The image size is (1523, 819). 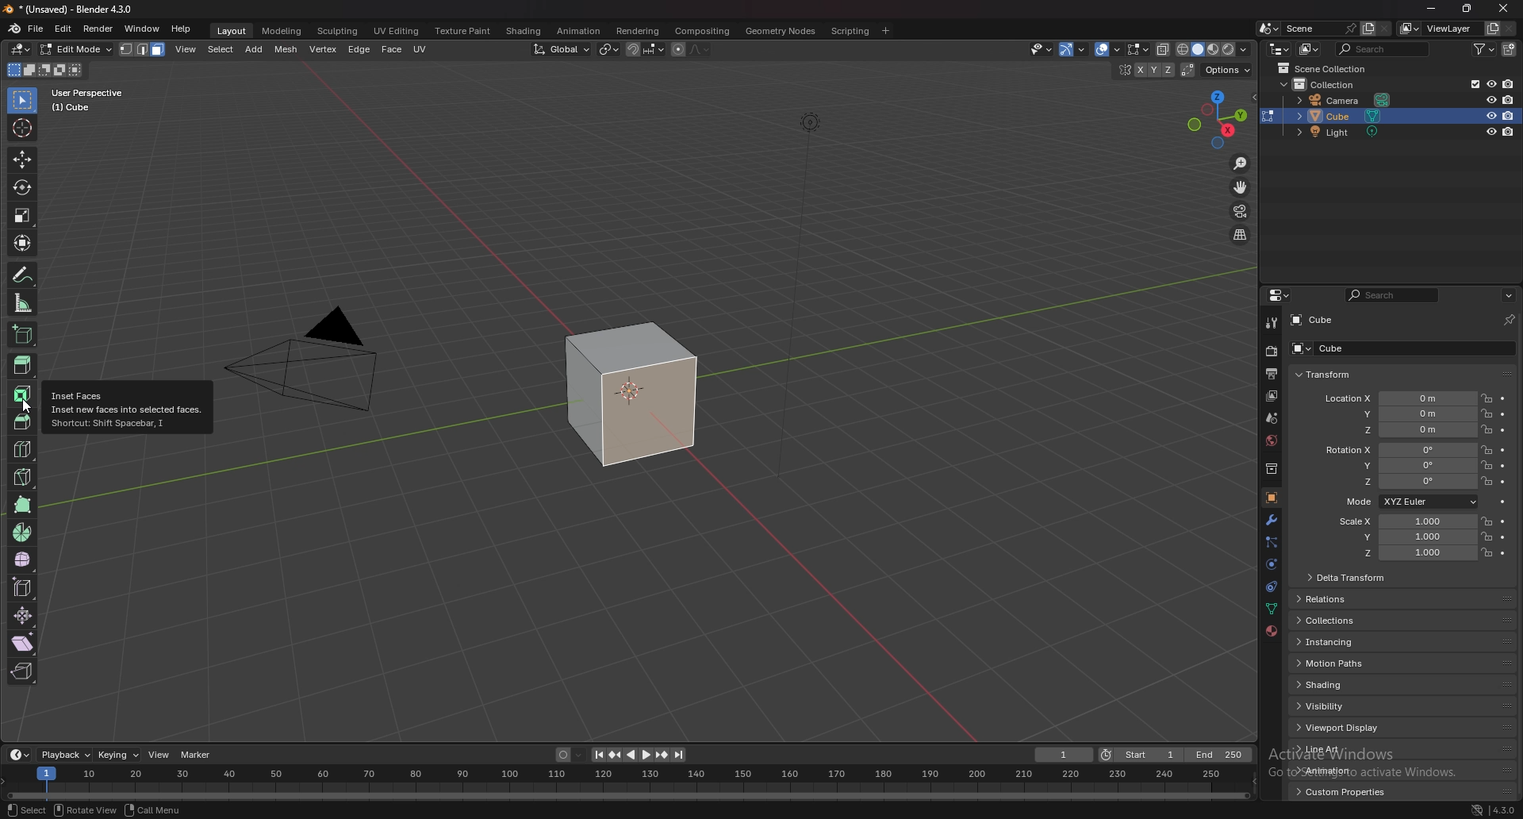 I want to click on selector, so click(x=23, y=99).